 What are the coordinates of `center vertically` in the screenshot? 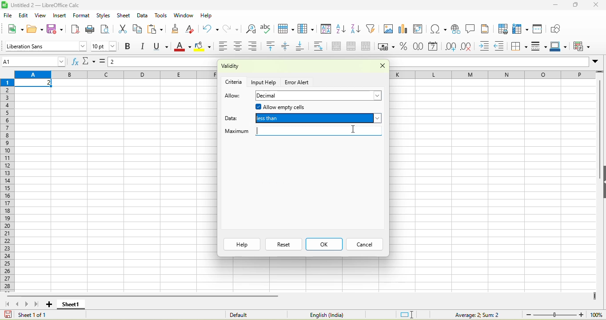 It's located at (288, 47).